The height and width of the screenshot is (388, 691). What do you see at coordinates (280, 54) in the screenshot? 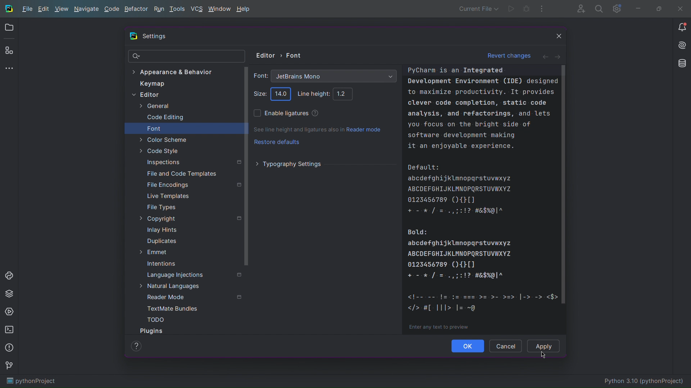
I see `Editor > Font` at bounding box center [280, 54].